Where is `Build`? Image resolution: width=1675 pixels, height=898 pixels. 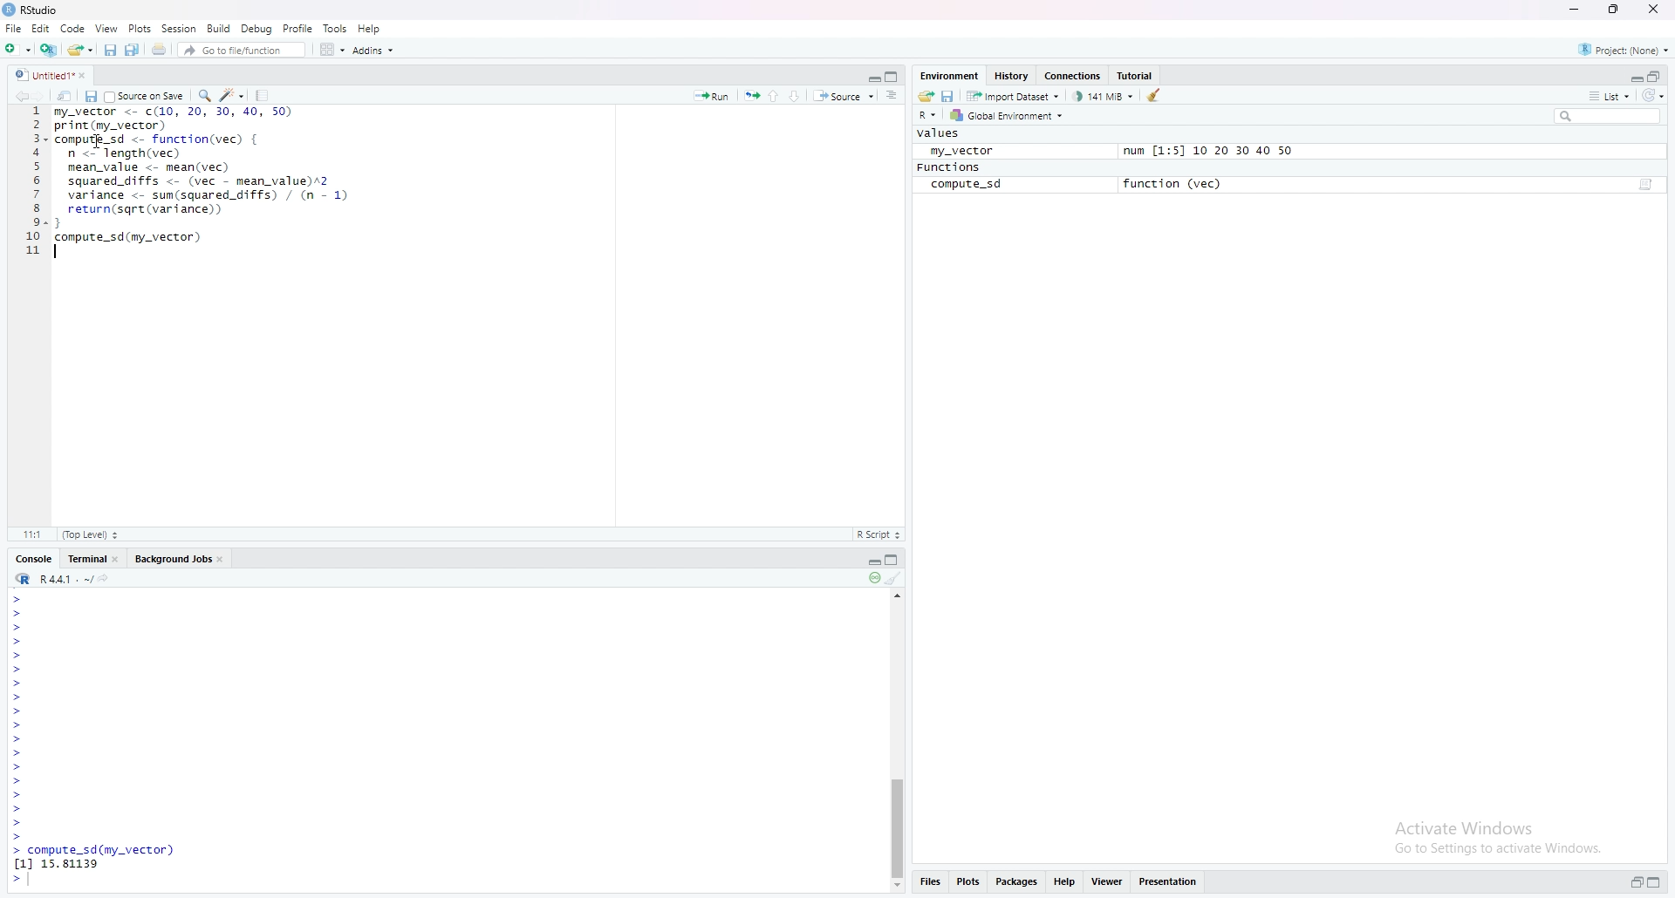
Build is located at coordinates (218, 27).